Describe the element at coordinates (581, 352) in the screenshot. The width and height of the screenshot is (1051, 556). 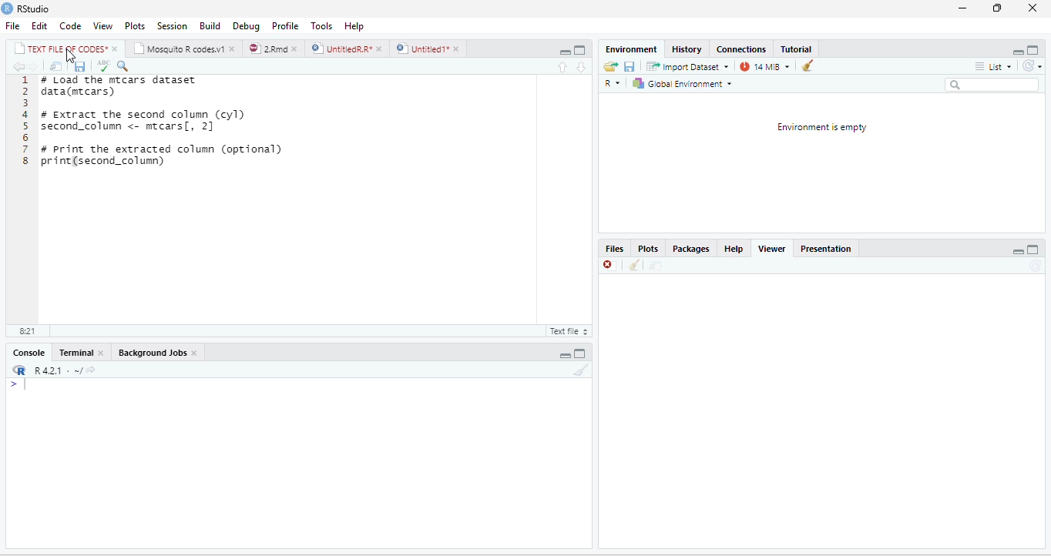
I see `maximize` at that location.